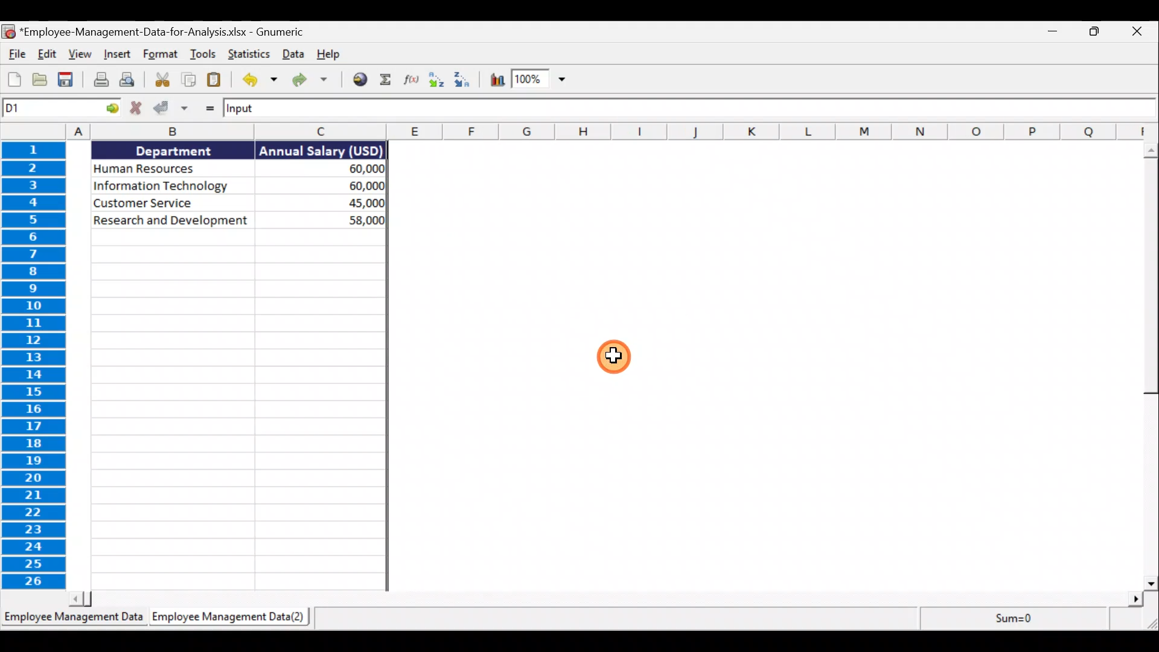 The height and width of the screenshot is (652, 1159). I want to click on Undo last action, so click(258, 80).